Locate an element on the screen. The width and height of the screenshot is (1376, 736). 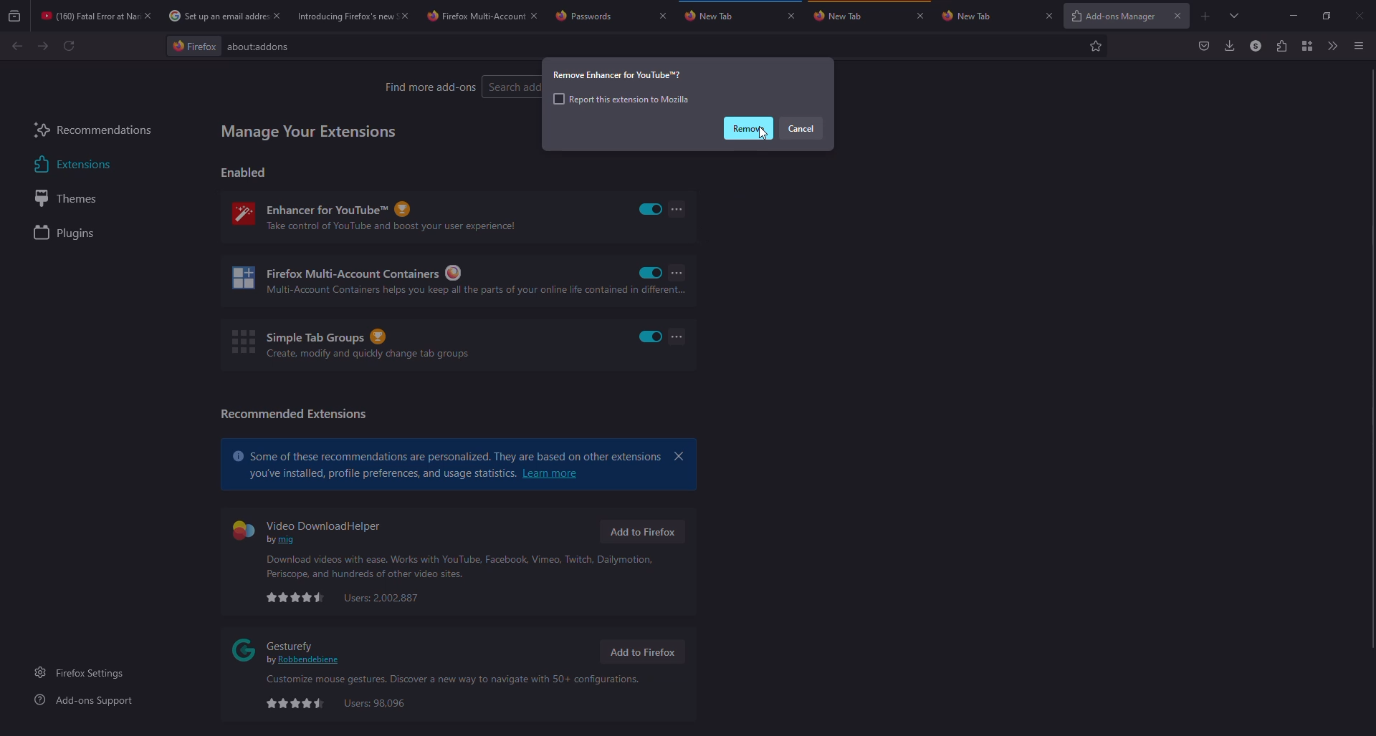
close is located at coordinates (920, 15).